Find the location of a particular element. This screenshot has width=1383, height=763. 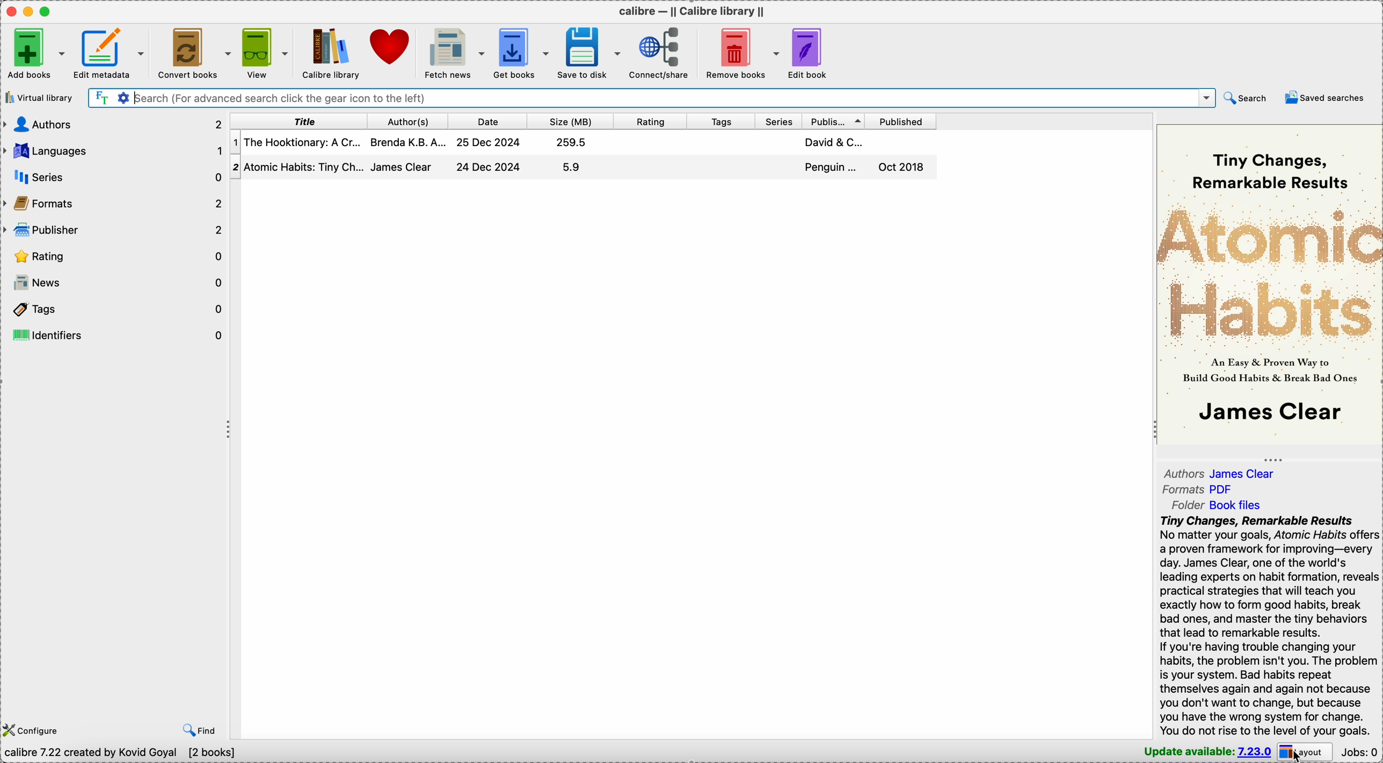

layout is located at coordinates (1306, 752).